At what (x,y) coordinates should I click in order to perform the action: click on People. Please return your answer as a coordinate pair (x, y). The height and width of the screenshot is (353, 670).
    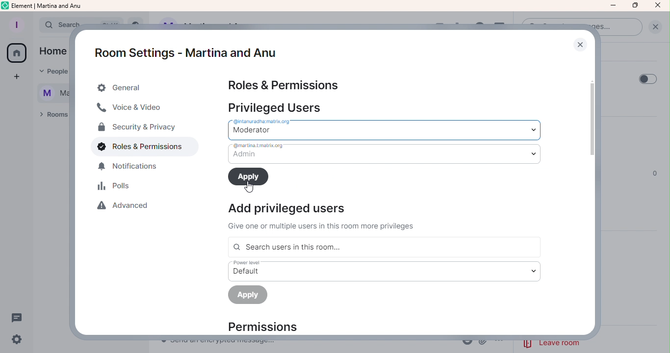
    Looking at the image, I should click on (53, 72).